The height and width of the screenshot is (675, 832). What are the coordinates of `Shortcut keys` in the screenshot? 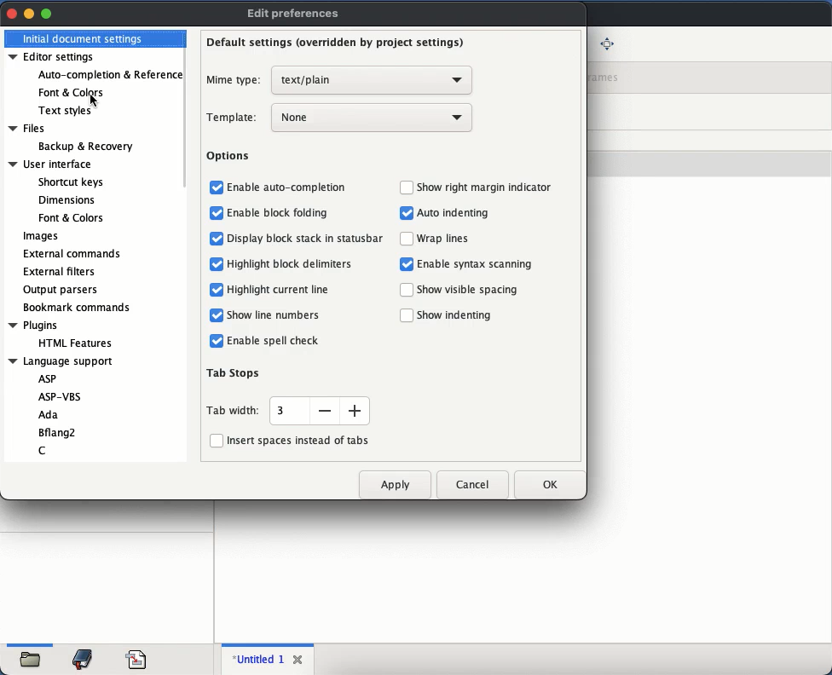 It's located at (70, 181).